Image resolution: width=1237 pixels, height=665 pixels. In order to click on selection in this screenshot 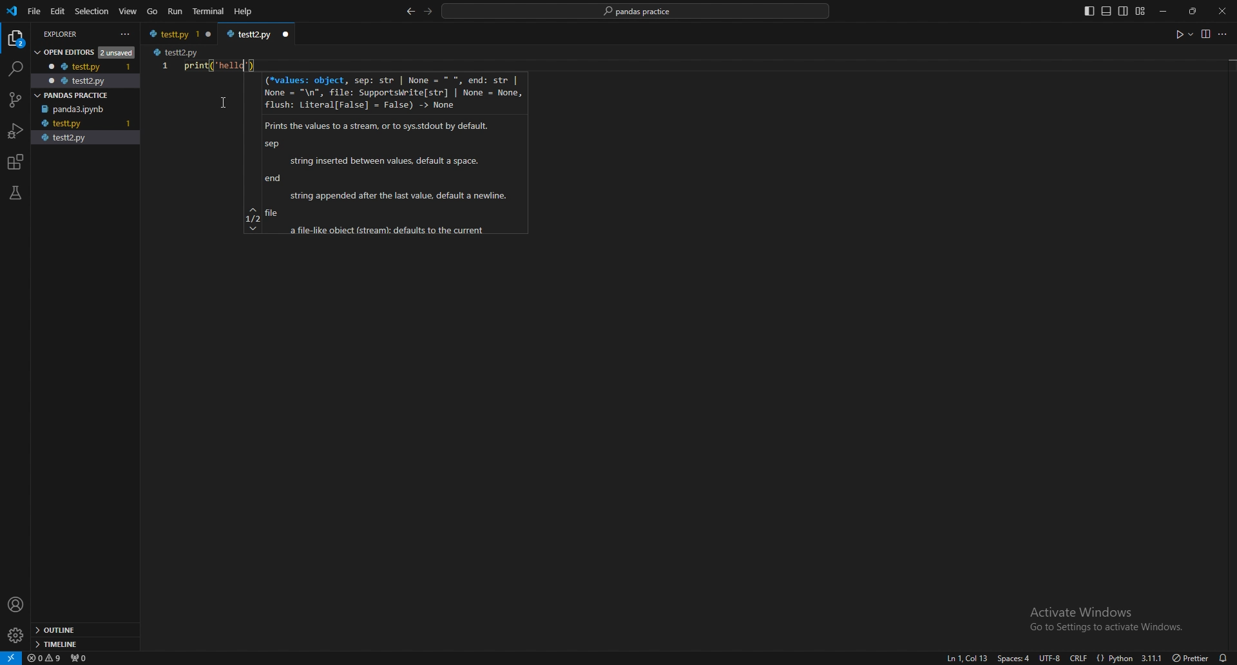, I will do `click(92, 11)`.